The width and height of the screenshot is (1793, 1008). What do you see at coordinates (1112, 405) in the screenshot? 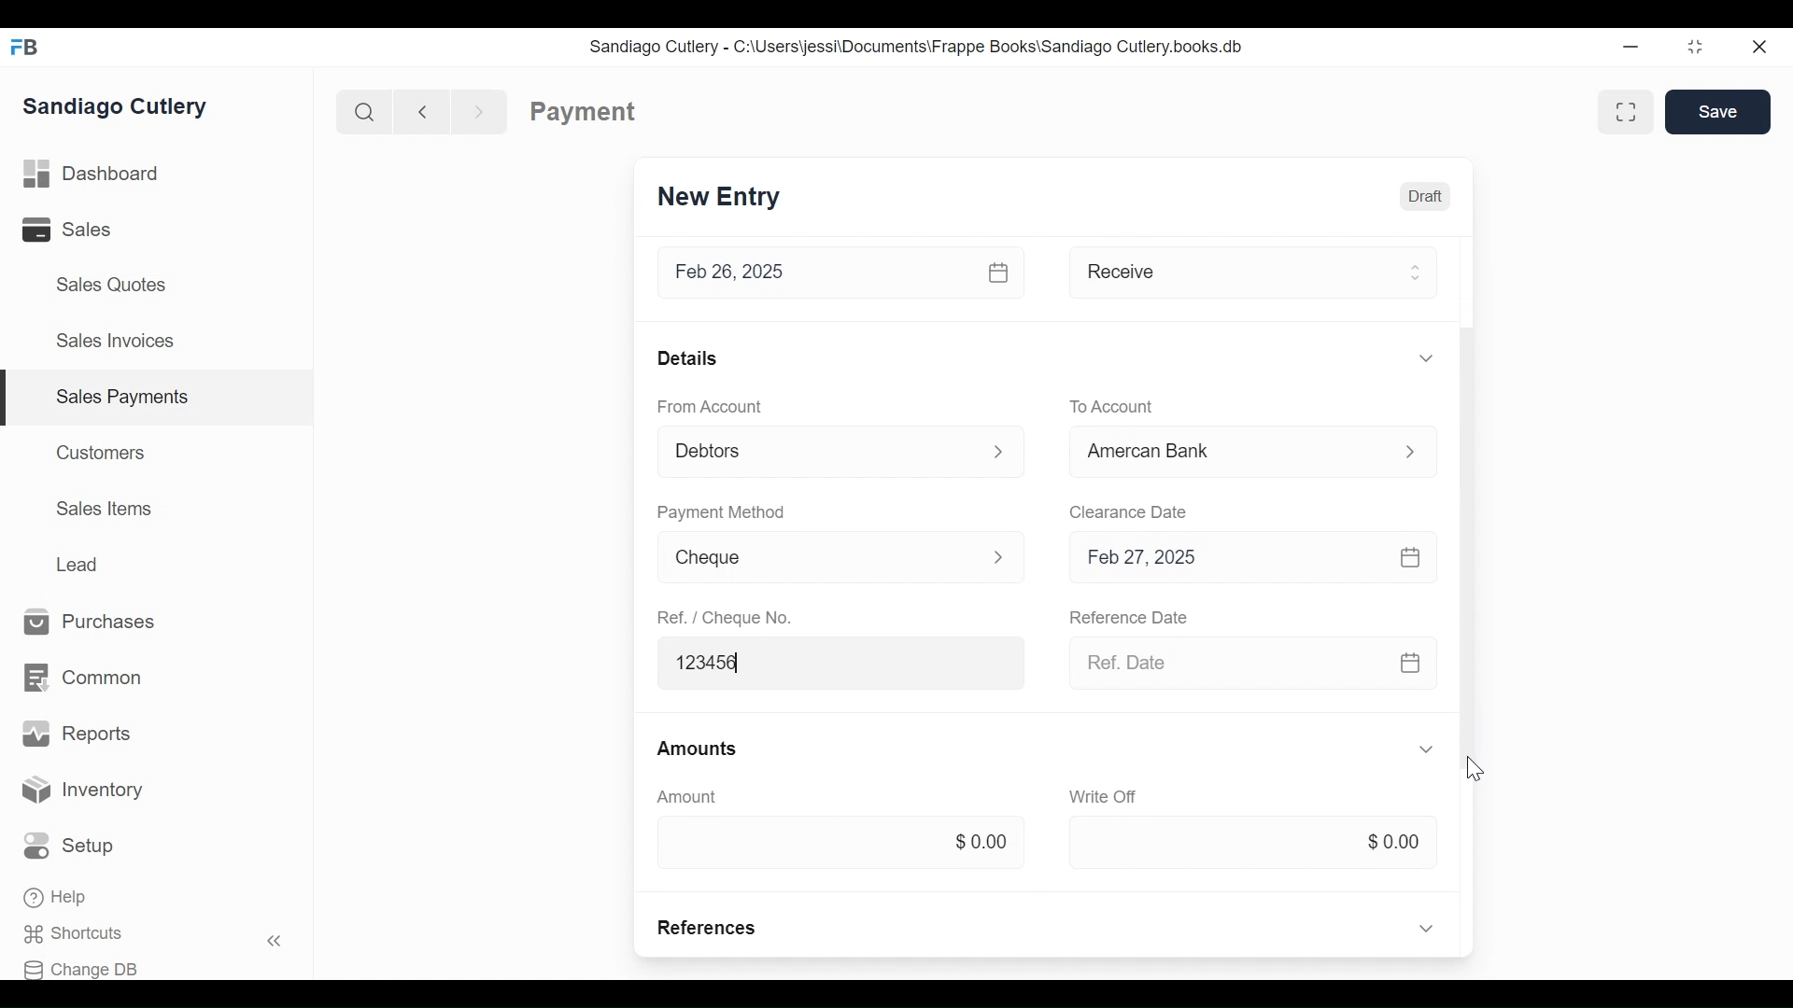
I see `To Account` at bounding box center [1112, 405].